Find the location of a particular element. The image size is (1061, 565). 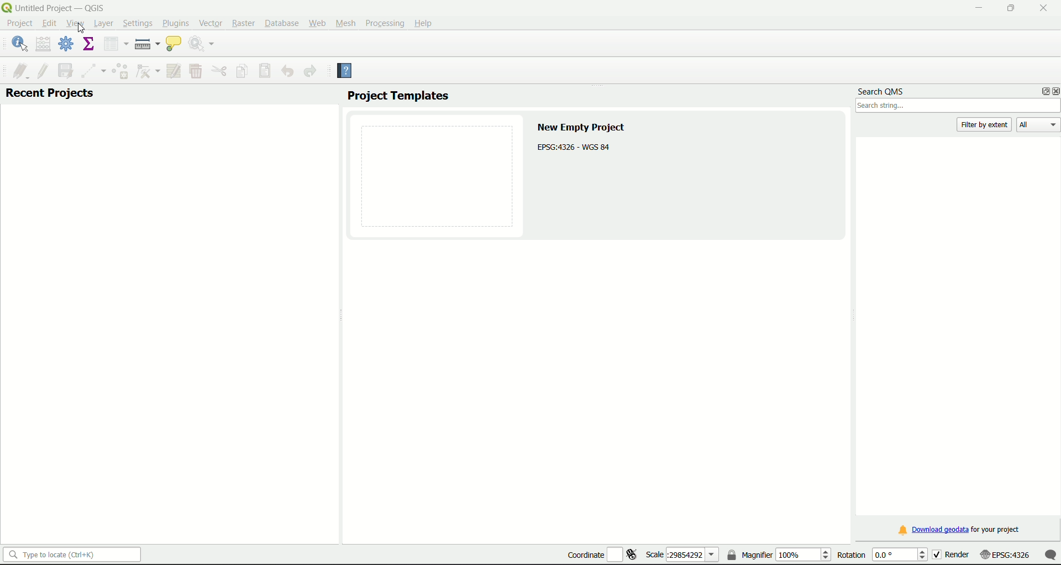

run feature action is located at coordinates (203, 44).